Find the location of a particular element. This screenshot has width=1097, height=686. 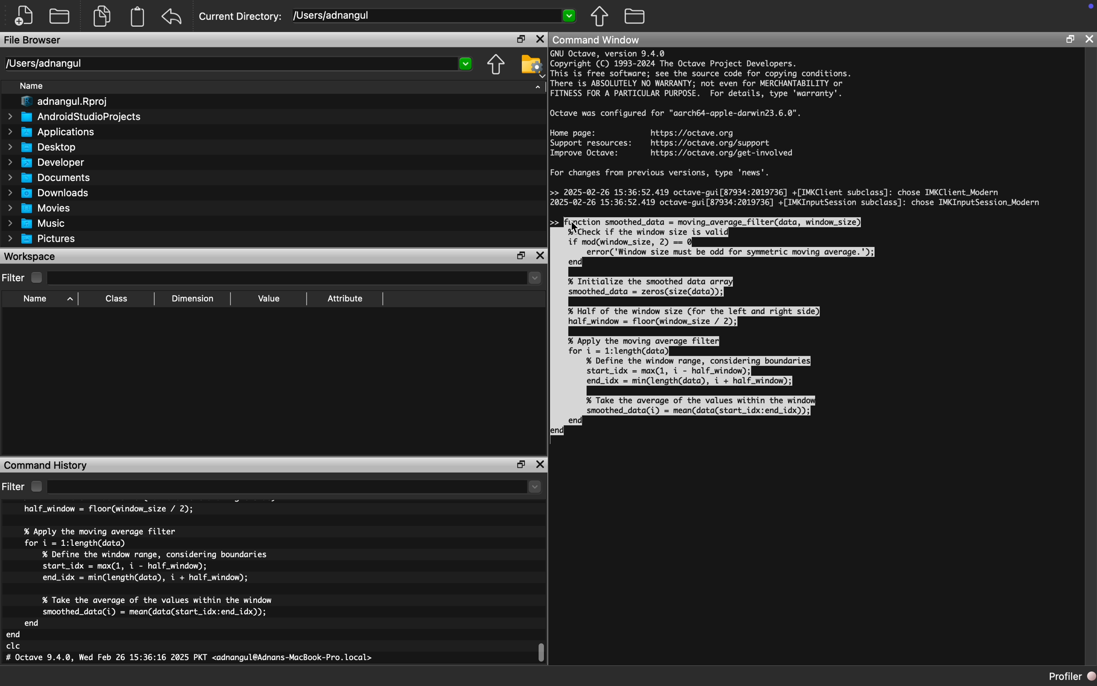

Command History is located at coordinates (46, 465).